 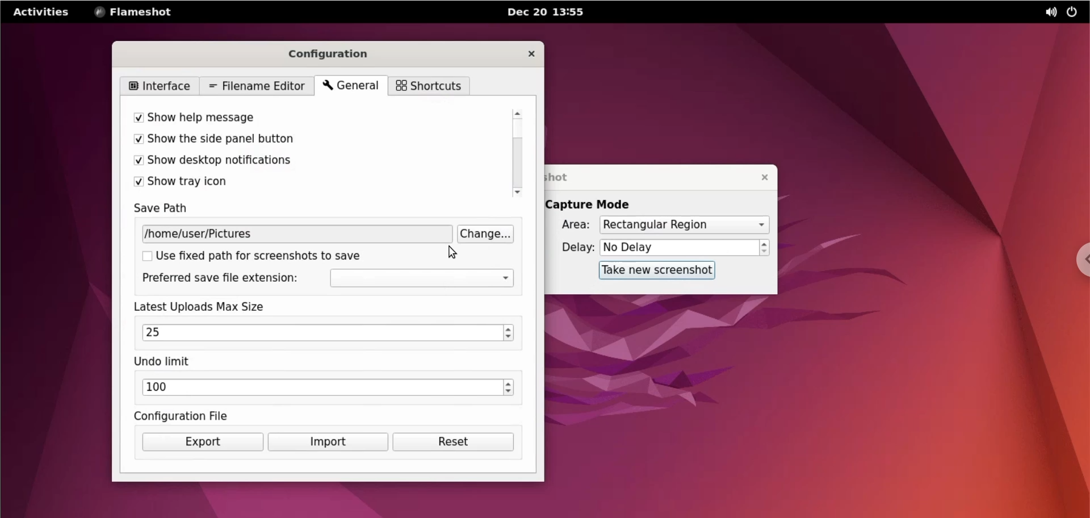 What do you see at coordinates (200, 442) in the screenshot?
I see `export ` at bounding box center [200, 442].